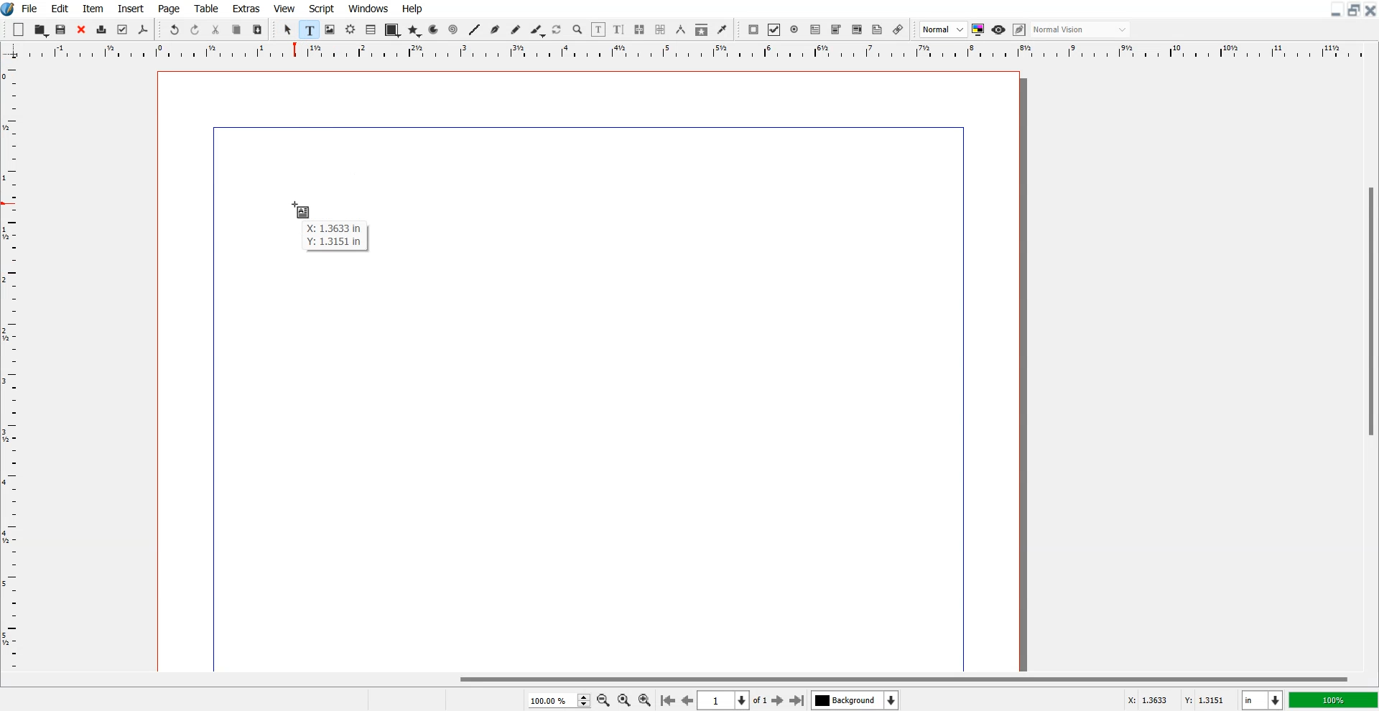  Describe the element at coordinates (81, 30) in the screenshot. I see `Close` at that location.